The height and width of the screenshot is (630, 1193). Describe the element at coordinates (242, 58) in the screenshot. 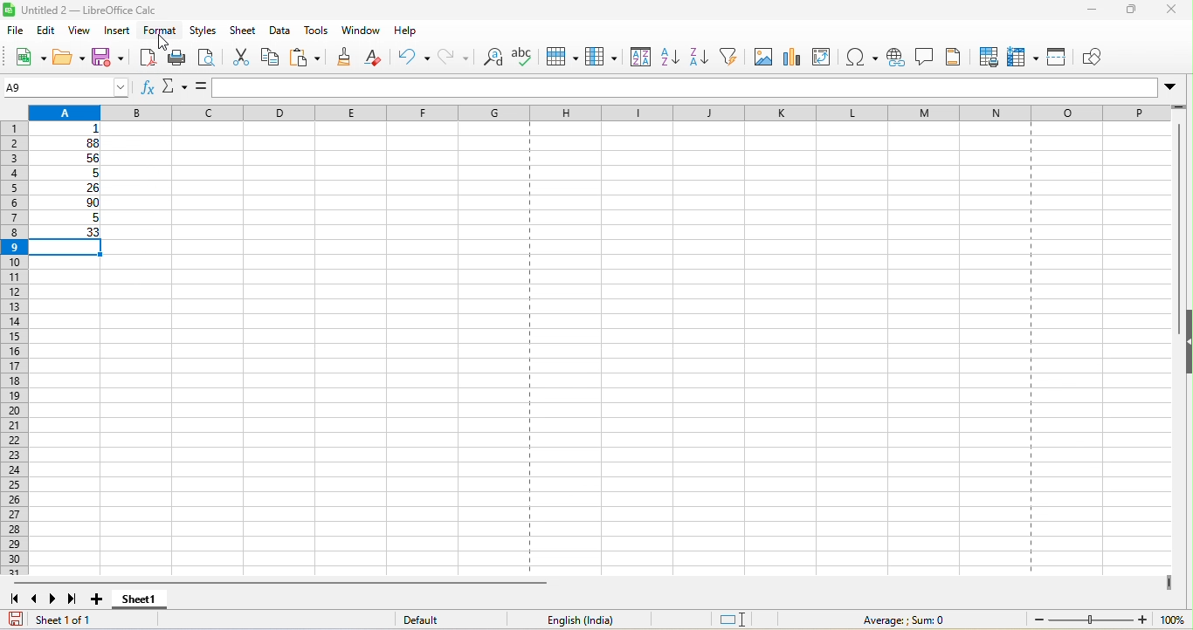

I see `cut` at that location.